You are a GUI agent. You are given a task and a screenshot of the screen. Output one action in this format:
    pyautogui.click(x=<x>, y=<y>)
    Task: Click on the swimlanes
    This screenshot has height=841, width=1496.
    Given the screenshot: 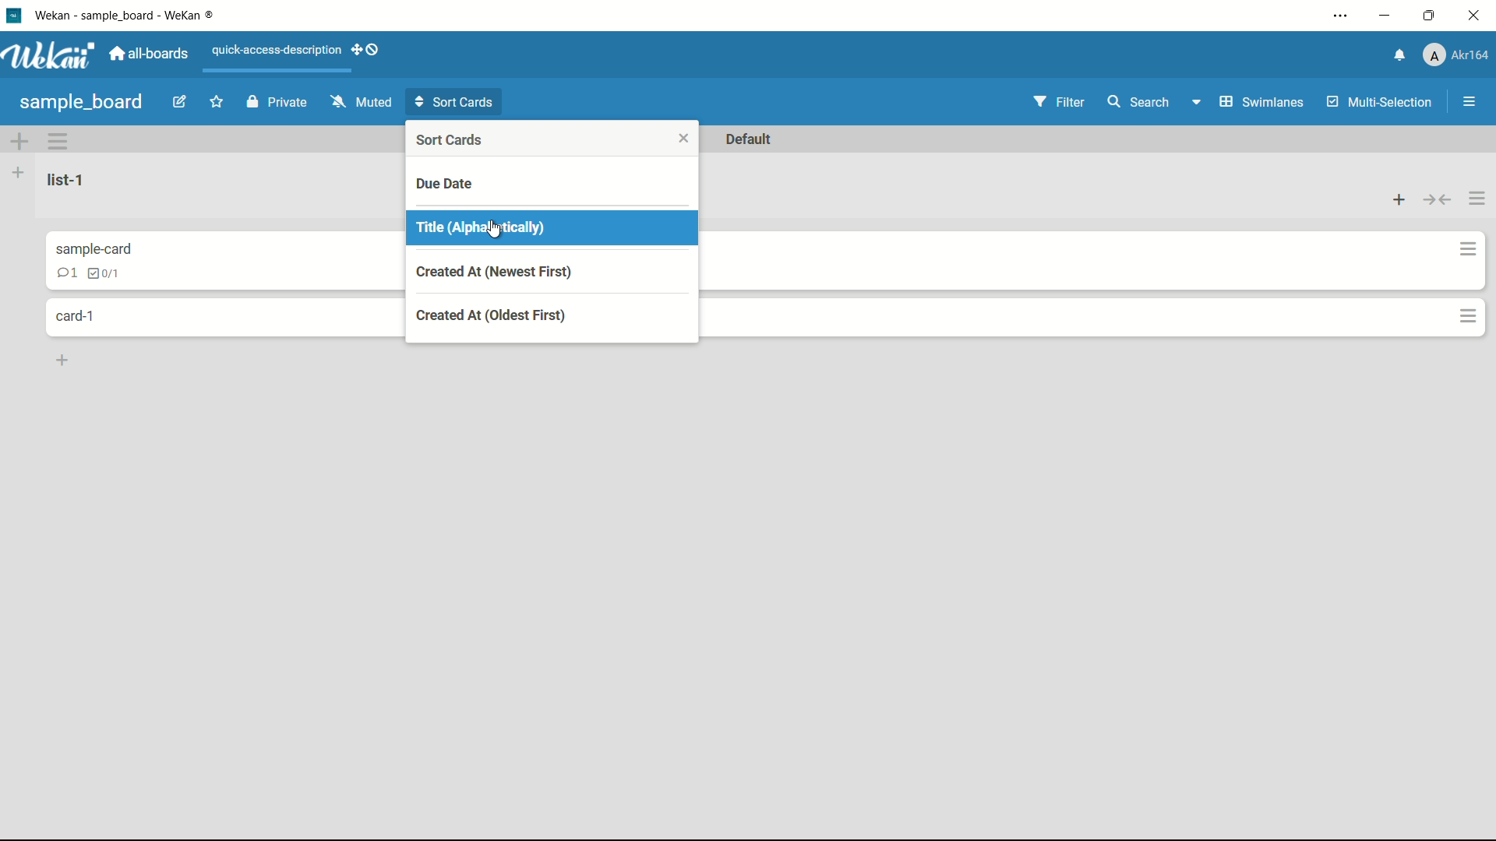 What is the action you would take?
    pyautogui.click(x=1247, y=101)
    